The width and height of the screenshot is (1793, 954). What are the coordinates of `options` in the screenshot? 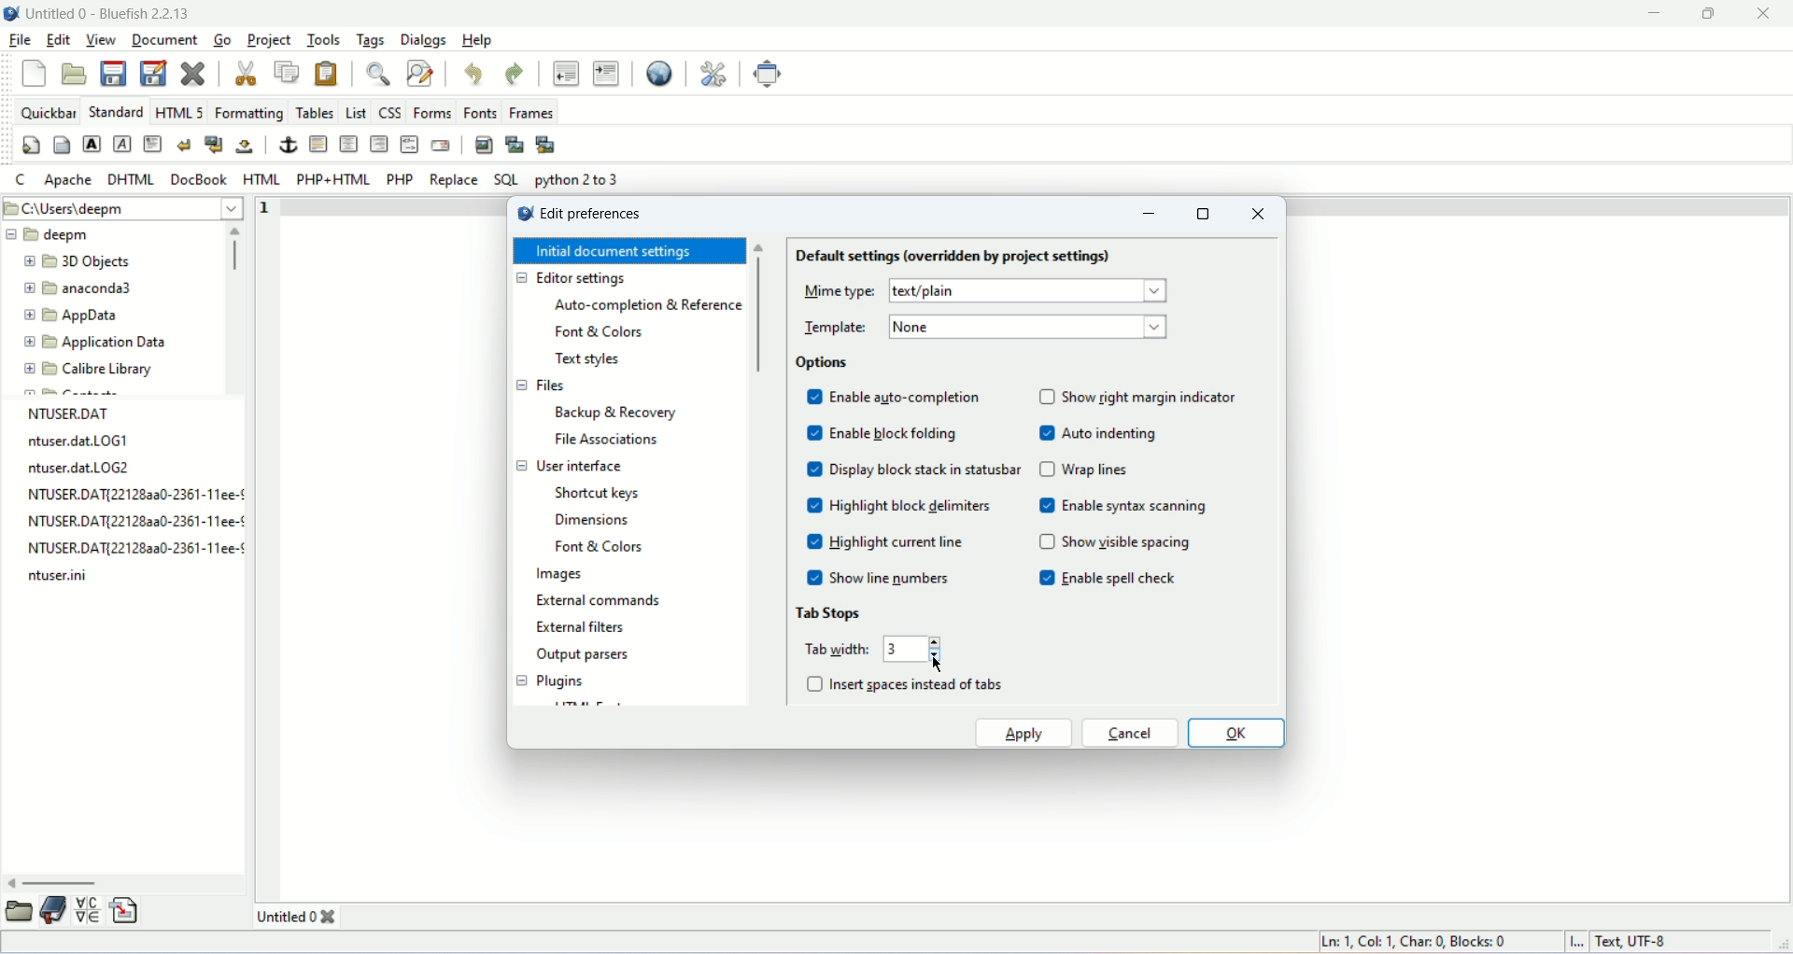 It's located at (826, 363).